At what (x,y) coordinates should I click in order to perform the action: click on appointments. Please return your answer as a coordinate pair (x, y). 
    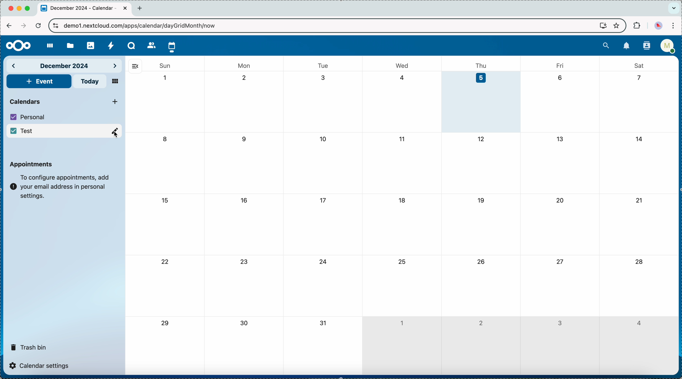
    Looking at the image, I should click on (32, 163).